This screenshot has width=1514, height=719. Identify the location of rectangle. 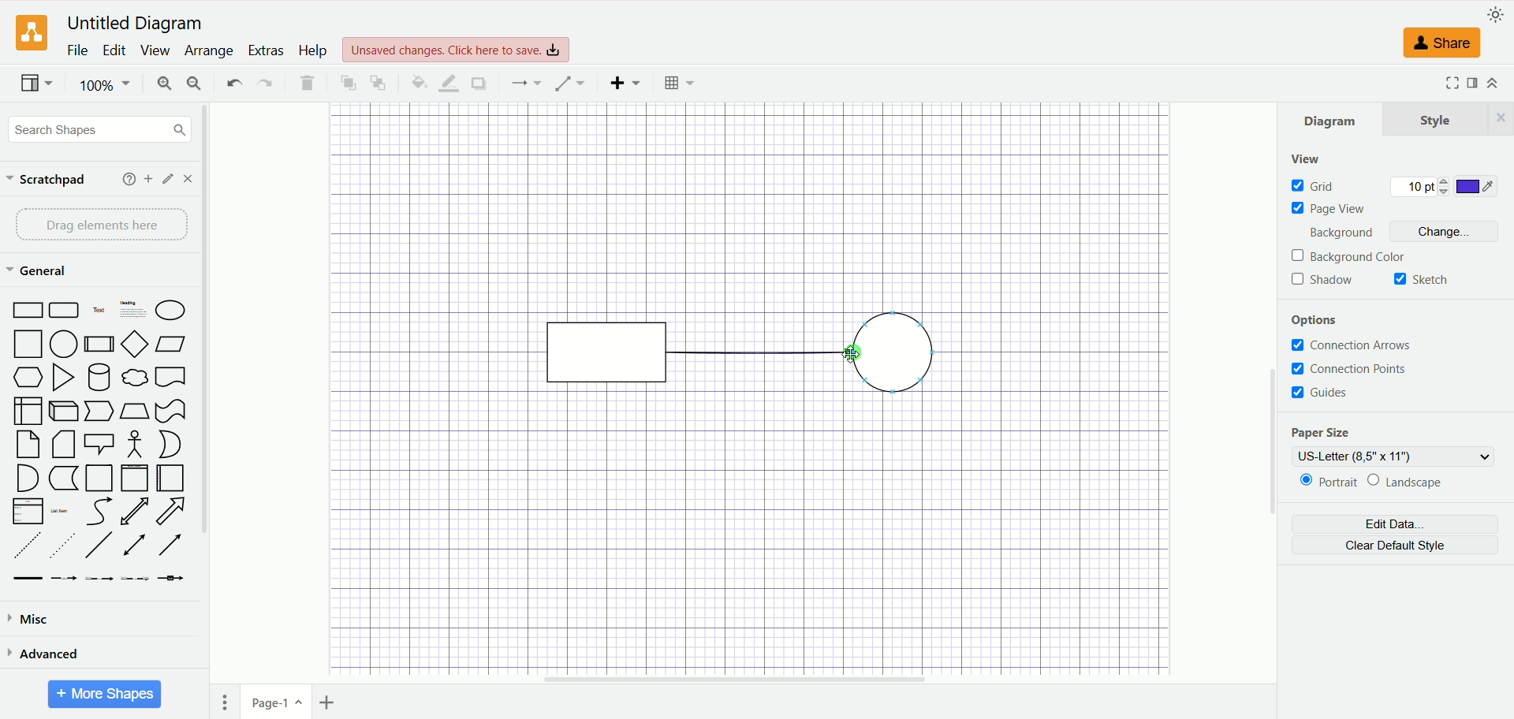
(603, 351).